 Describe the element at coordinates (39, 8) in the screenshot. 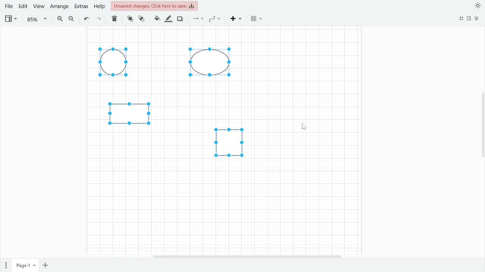

I see `View` at that location.